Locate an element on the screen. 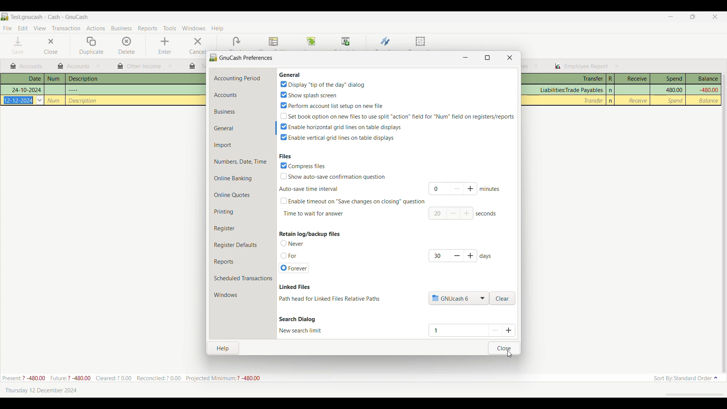 The height and width of the screenshot is (409, 727). R column is located at coordinates (610, 79).